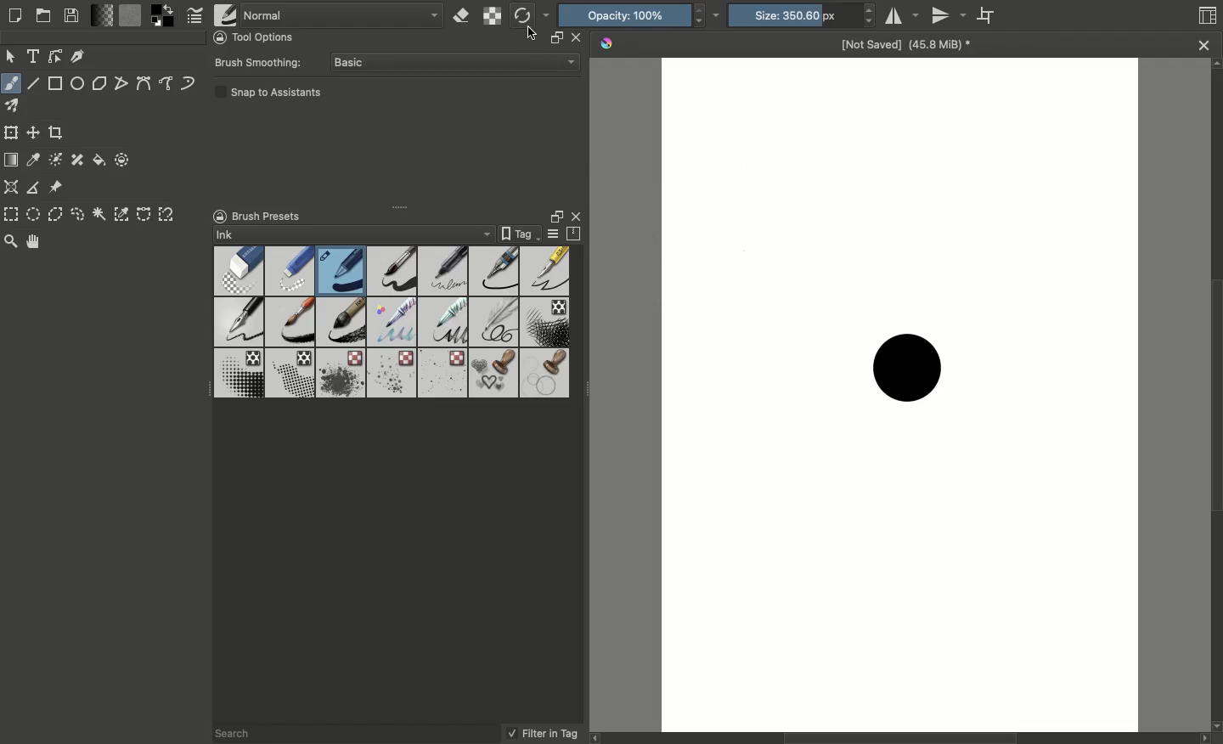  What do you see at coordinates (279, 215) in the screenshot?
I see `Brush presets` at bounding box center [279, 215].